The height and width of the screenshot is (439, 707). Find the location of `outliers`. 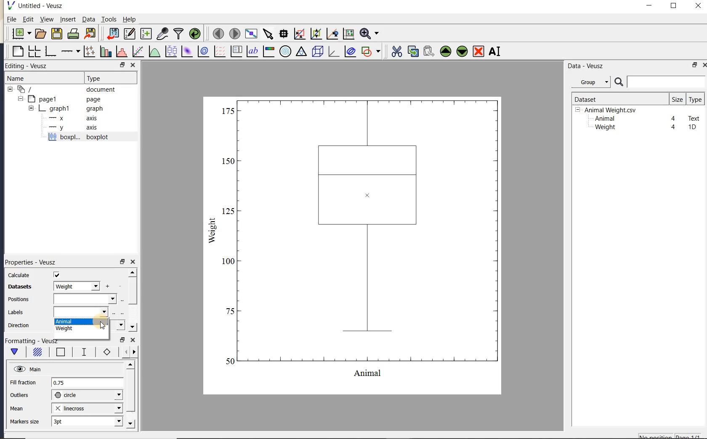

outliers is located at coordinates (20, 395).